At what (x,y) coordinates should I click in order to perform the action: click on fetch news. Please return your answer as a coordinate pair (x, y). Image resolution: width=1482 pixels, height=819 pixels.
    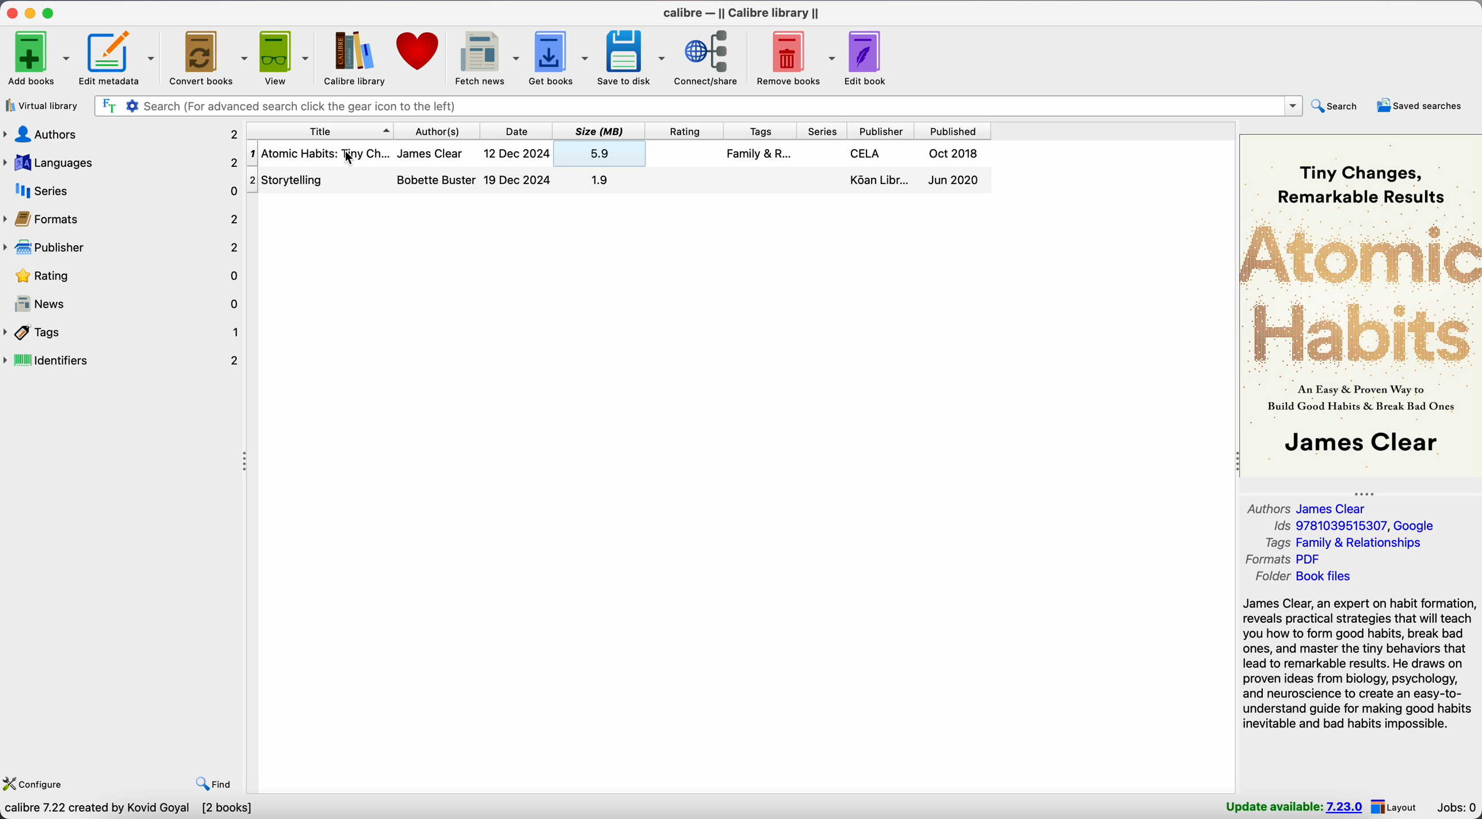
    Looking at the image, I should click on (484, 57).